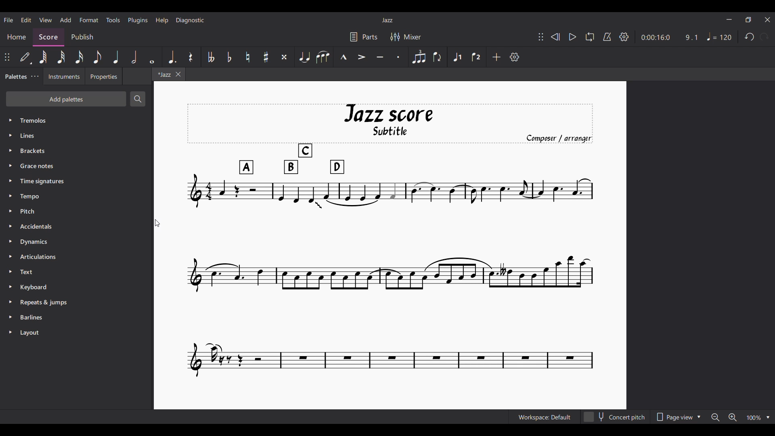 Image resolution: width=775 pixels, height=436 pixels. What do you see at coordinates (656, 38) in the screenshot?
I see `0:00:16:0` at bounding box center [656, 38].